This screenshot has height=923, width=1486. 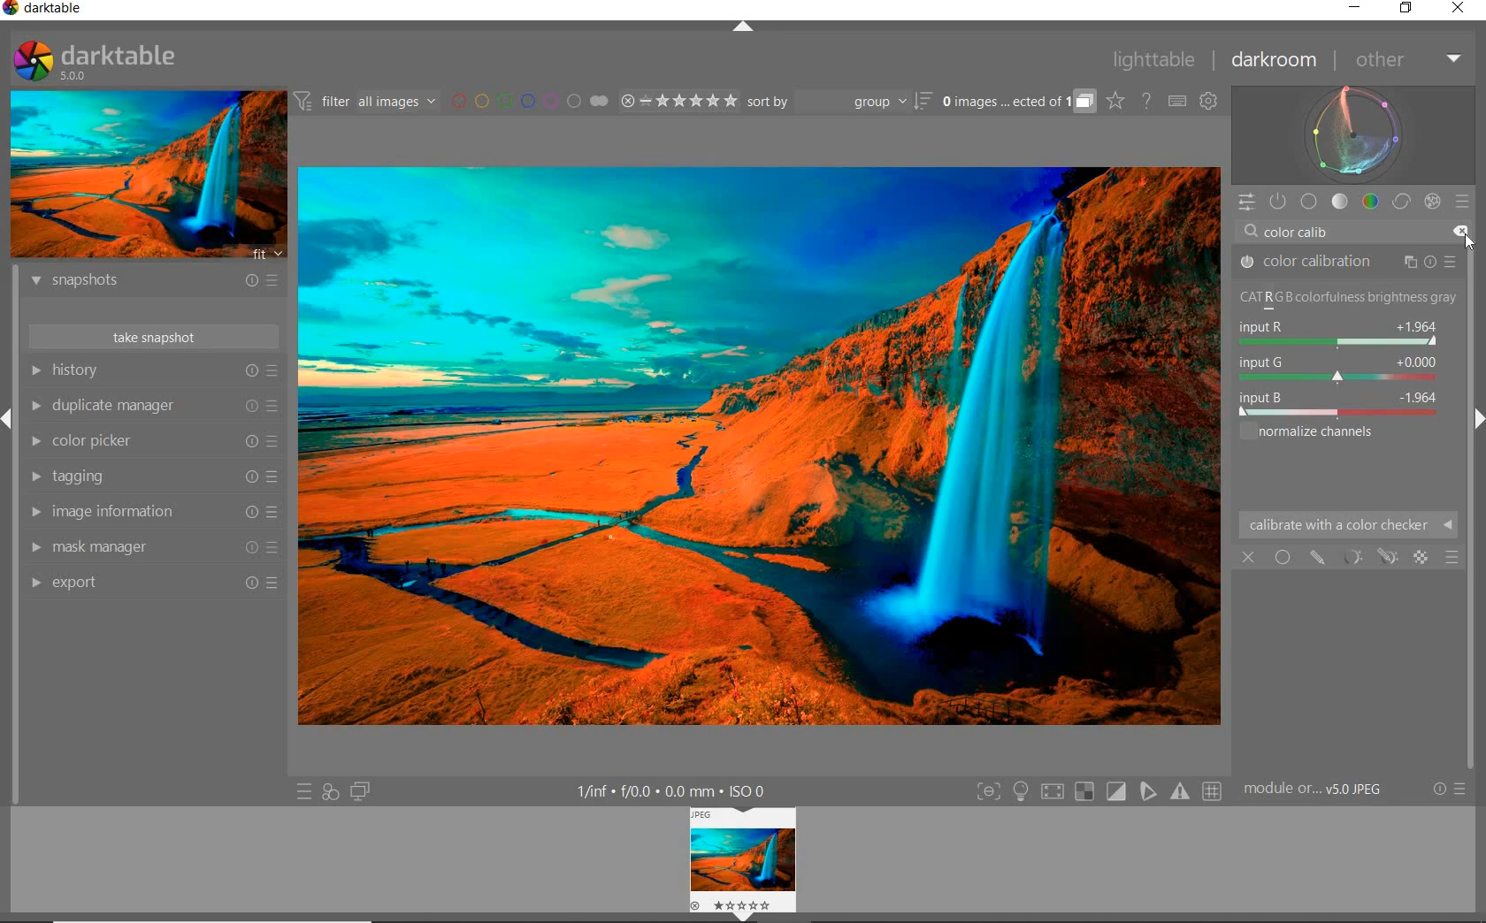 What do you see at coordinates (1275, 61) in the screenshot?
I see `darkroom` at bounding box center [1275, 61].